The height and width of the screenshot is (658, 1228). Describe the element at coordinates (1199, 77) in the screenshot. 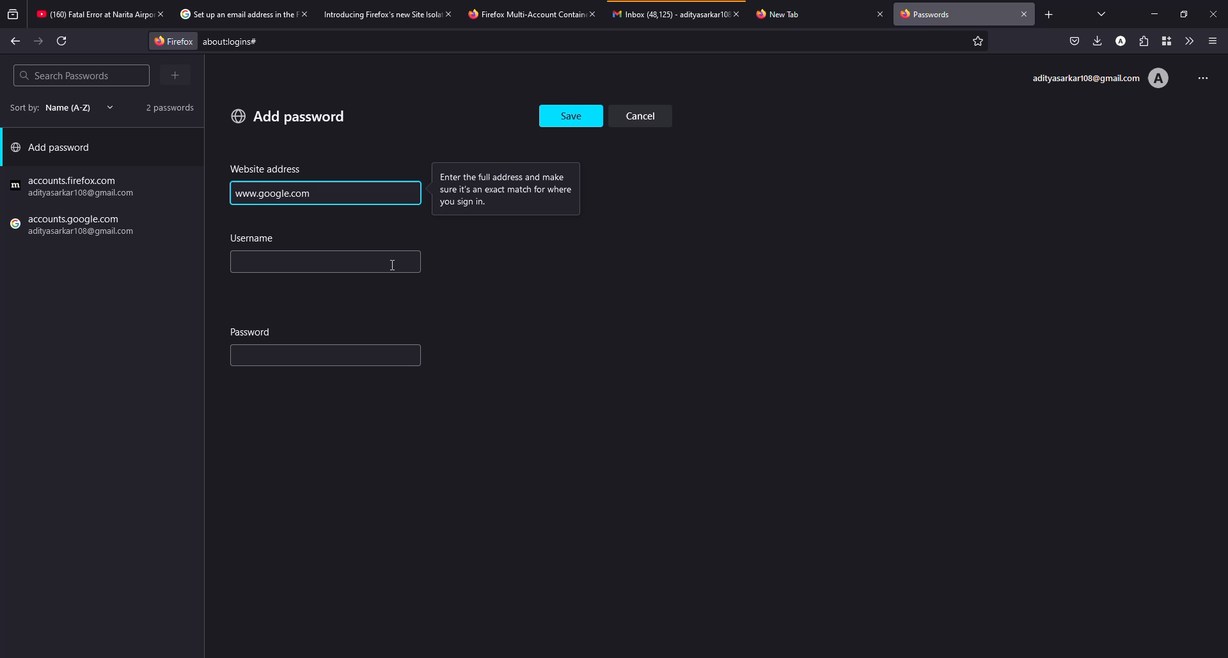

I see `more options` at that location.